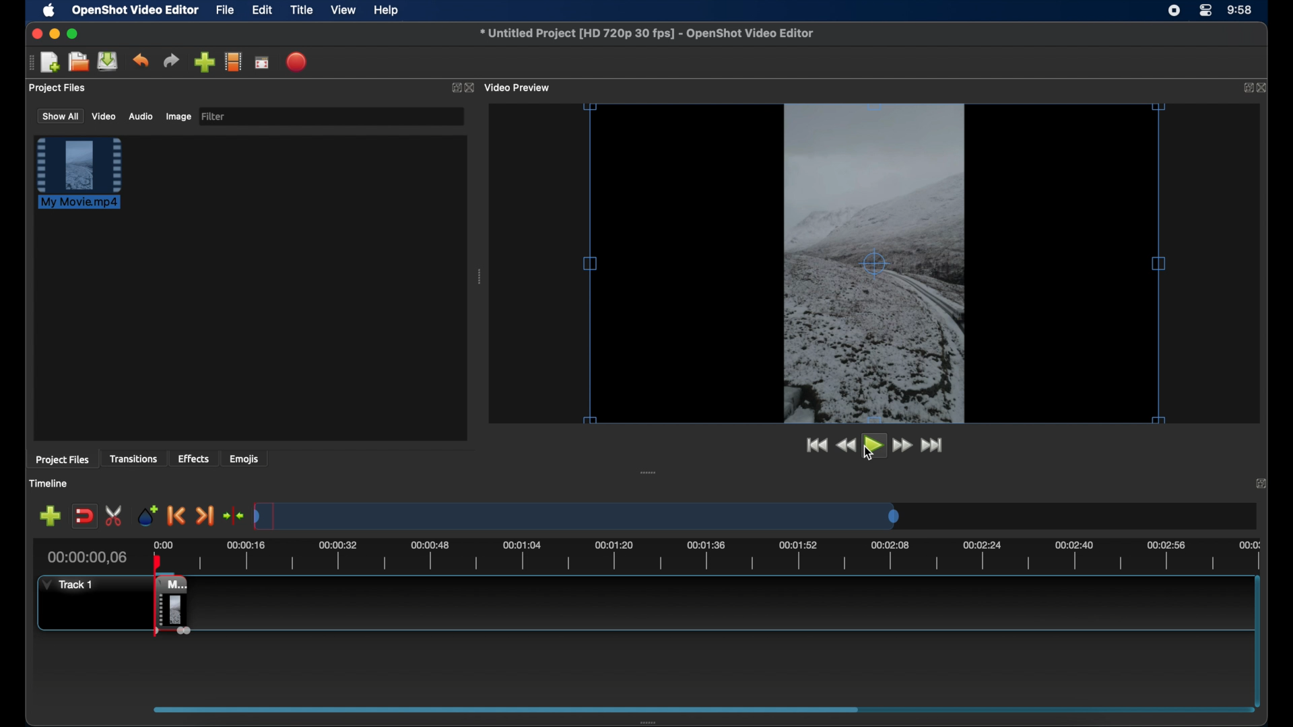  What do you see at coordinates (481, 277) in the screenshot?
I see `drag handle` at bounding box center [481, 277].